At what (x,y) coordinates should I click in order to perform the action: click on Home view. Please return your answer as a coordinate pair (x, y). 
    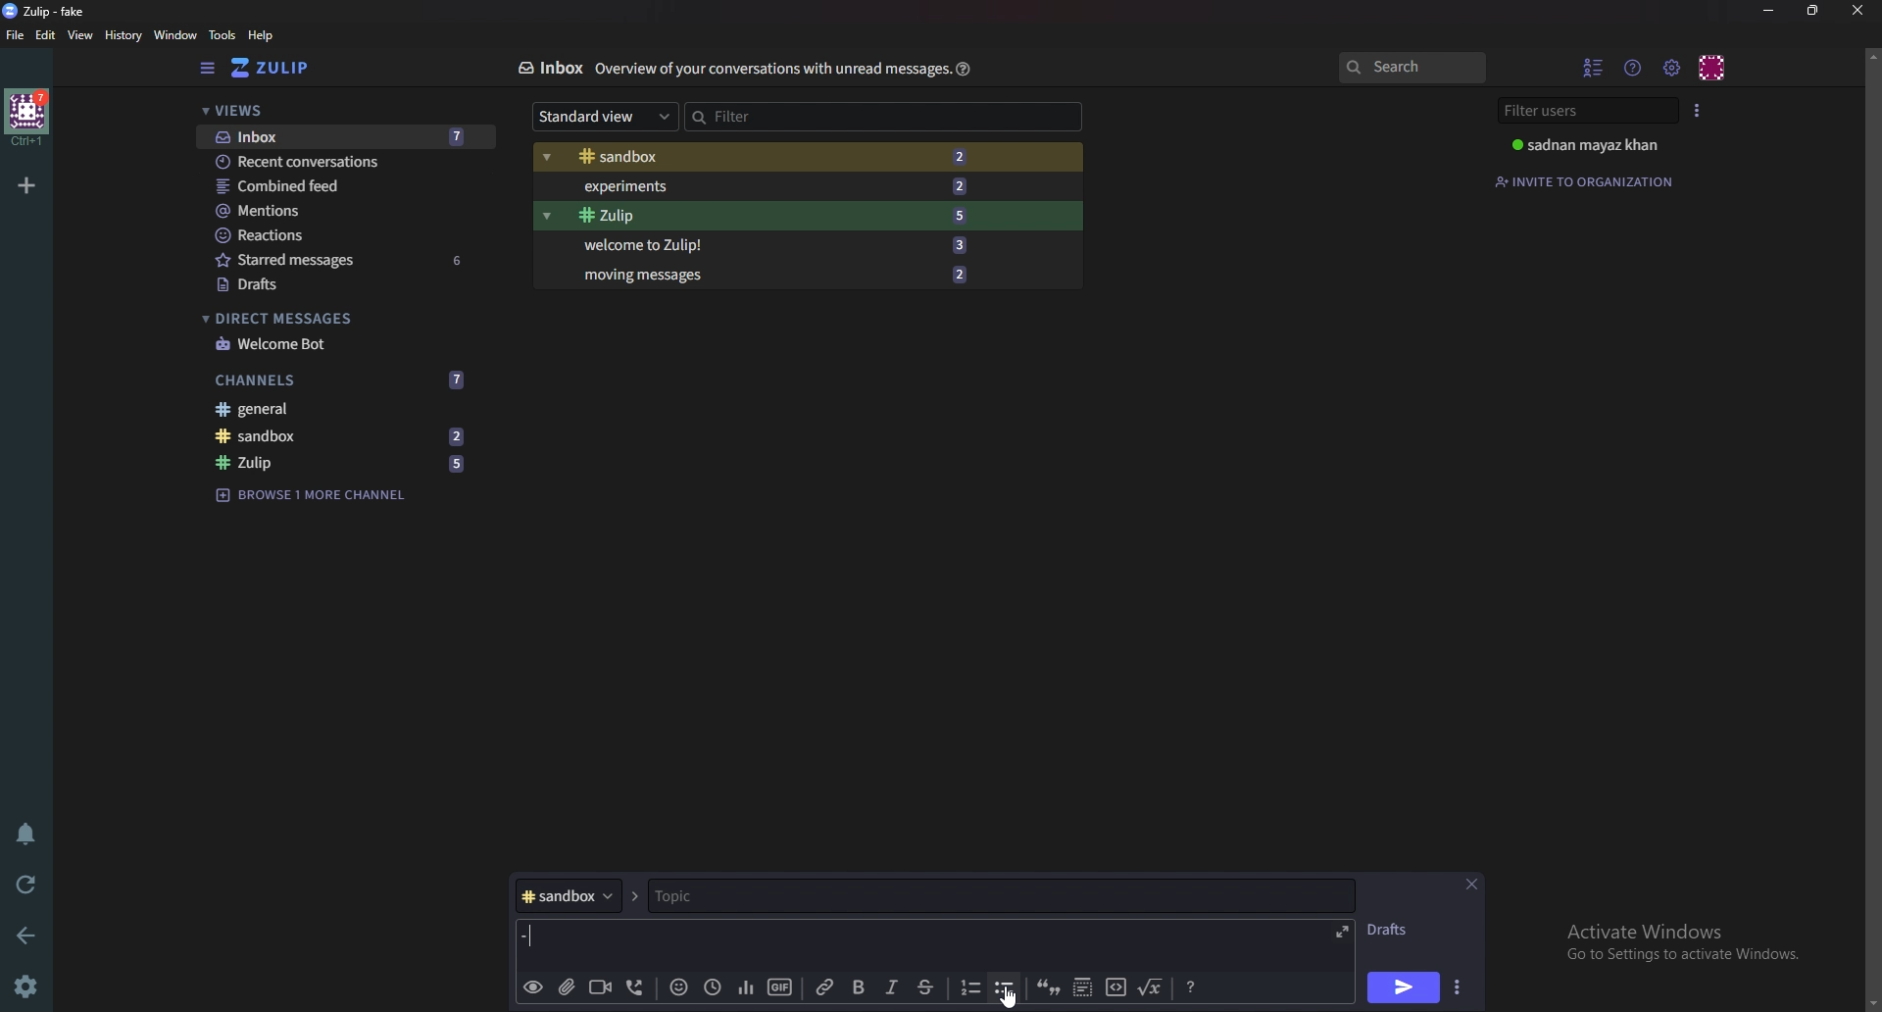
    Looking at the image, I should click on (284, 68).